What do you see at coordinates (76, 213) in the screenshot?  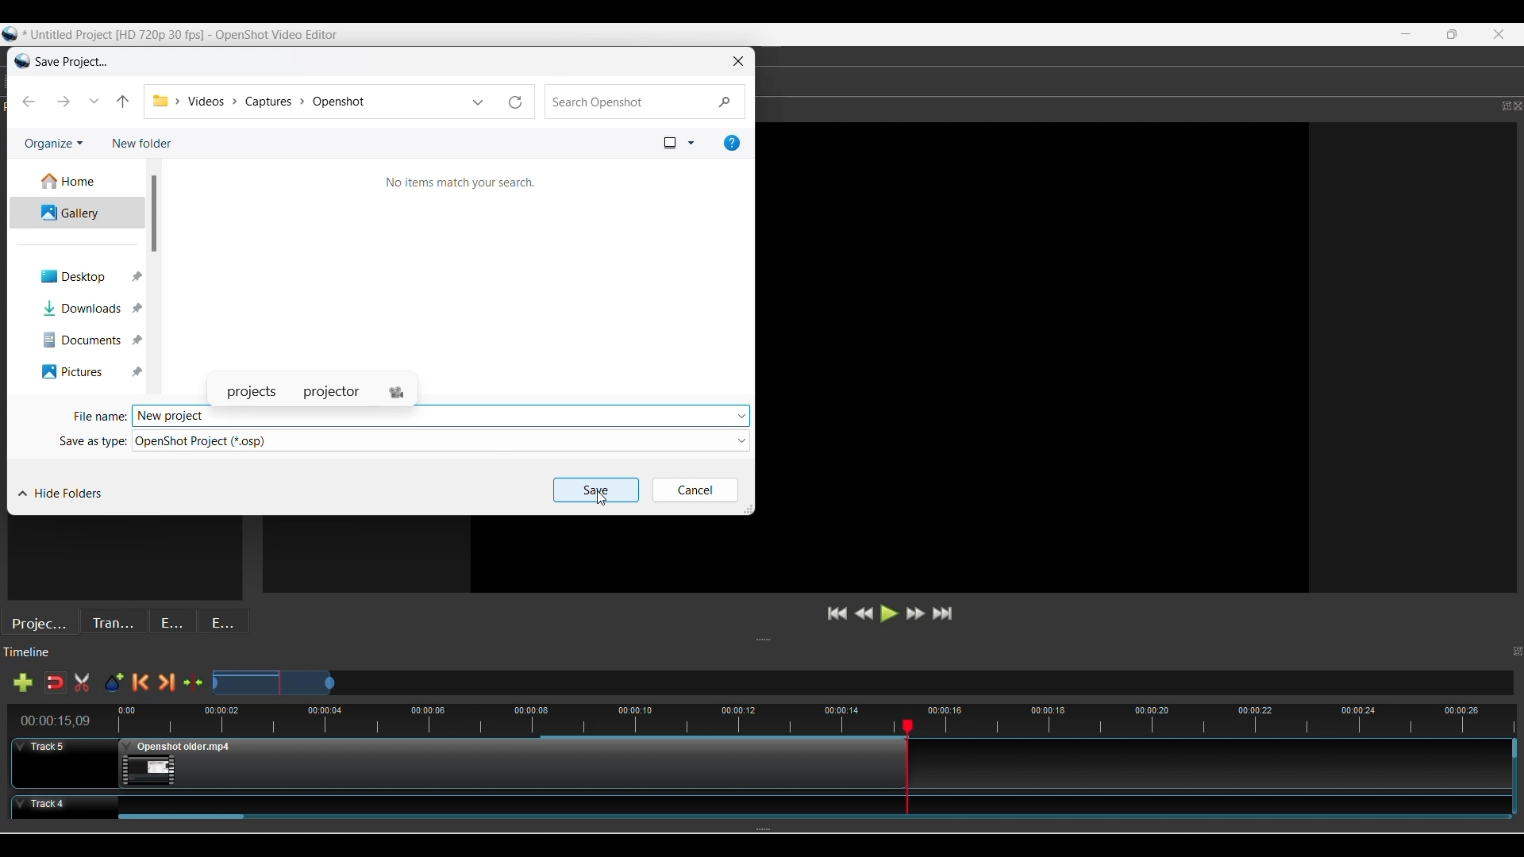 I see `Gallery/Current folder` at bounding box center [76, 213].